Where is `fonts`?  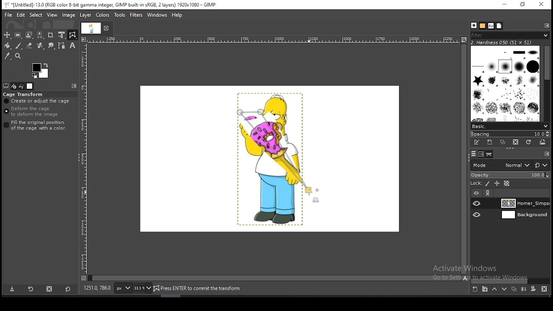
fonts is located at coordinates (490, 25).